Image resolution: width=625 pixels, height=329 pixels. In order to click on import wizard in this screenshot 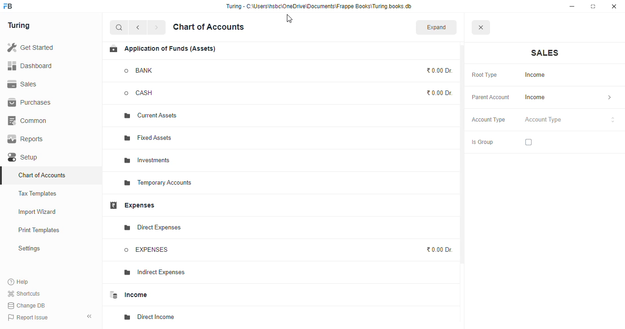, I will do `click(38, 212)`.